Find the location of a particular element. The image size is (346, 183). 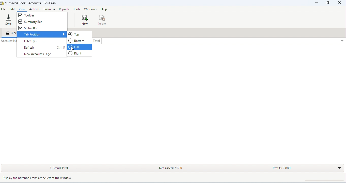

profits is located at coordinates (282, 168).